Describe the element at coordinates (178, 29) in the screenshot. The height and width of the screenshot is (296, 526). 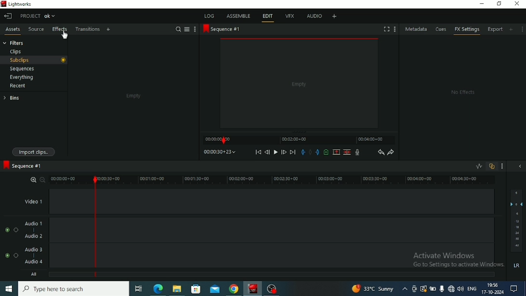
I see `Search` at that location.